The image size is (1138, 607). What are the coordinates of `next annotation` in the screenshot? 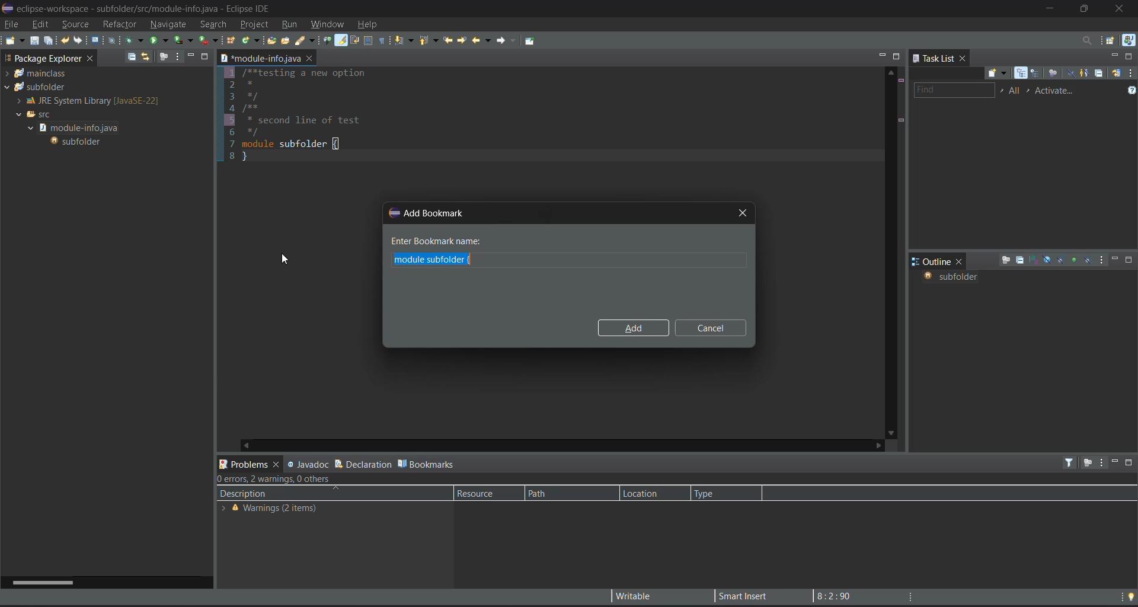 It's located at (405, 41).